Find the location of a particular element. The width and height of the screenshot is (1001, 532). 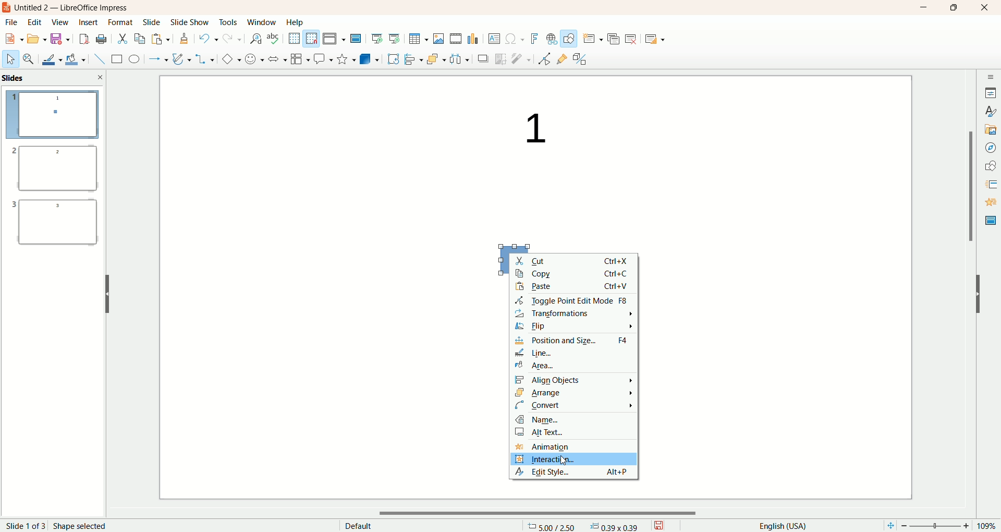

insert table is located at coordinates (418, 39).